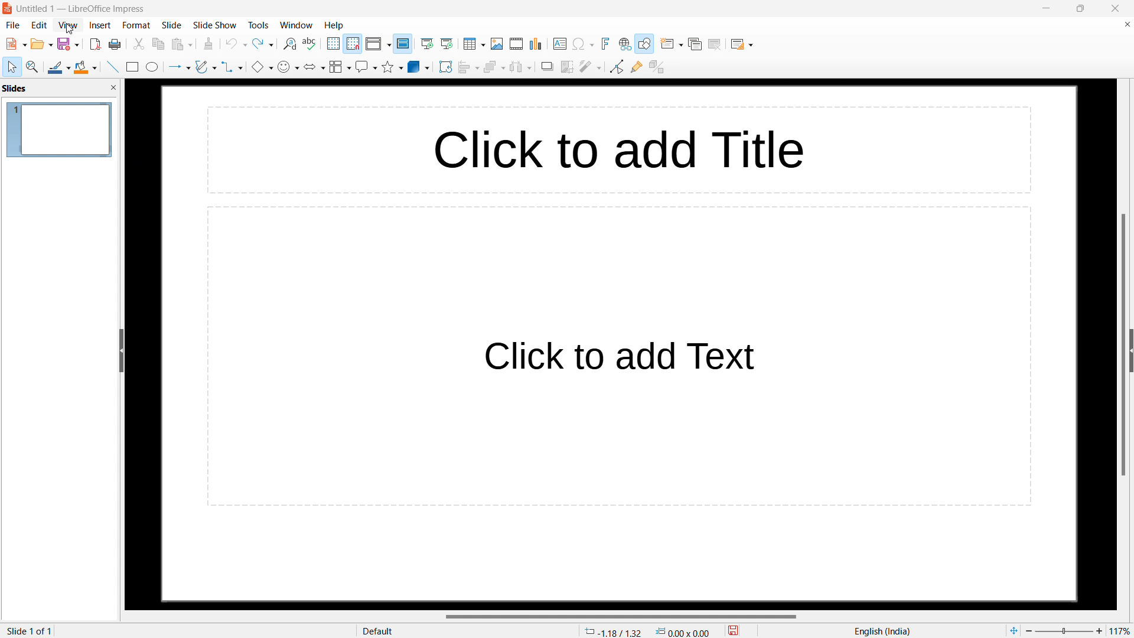 The width and height of the screenshot is (1134, 638). I want to click on select at least three objects to distribute, so click(521, 67).